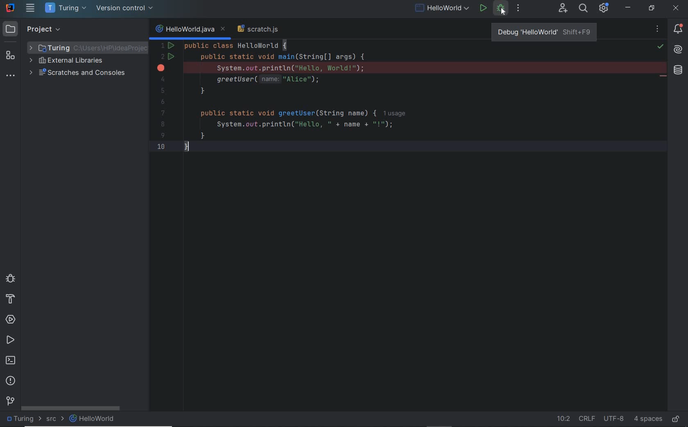 The width and height of the screenshot is (688, 427). What do you see at coordinates (36, 29) in the screenshot?
I see `project` at bounding box center [36, 29].